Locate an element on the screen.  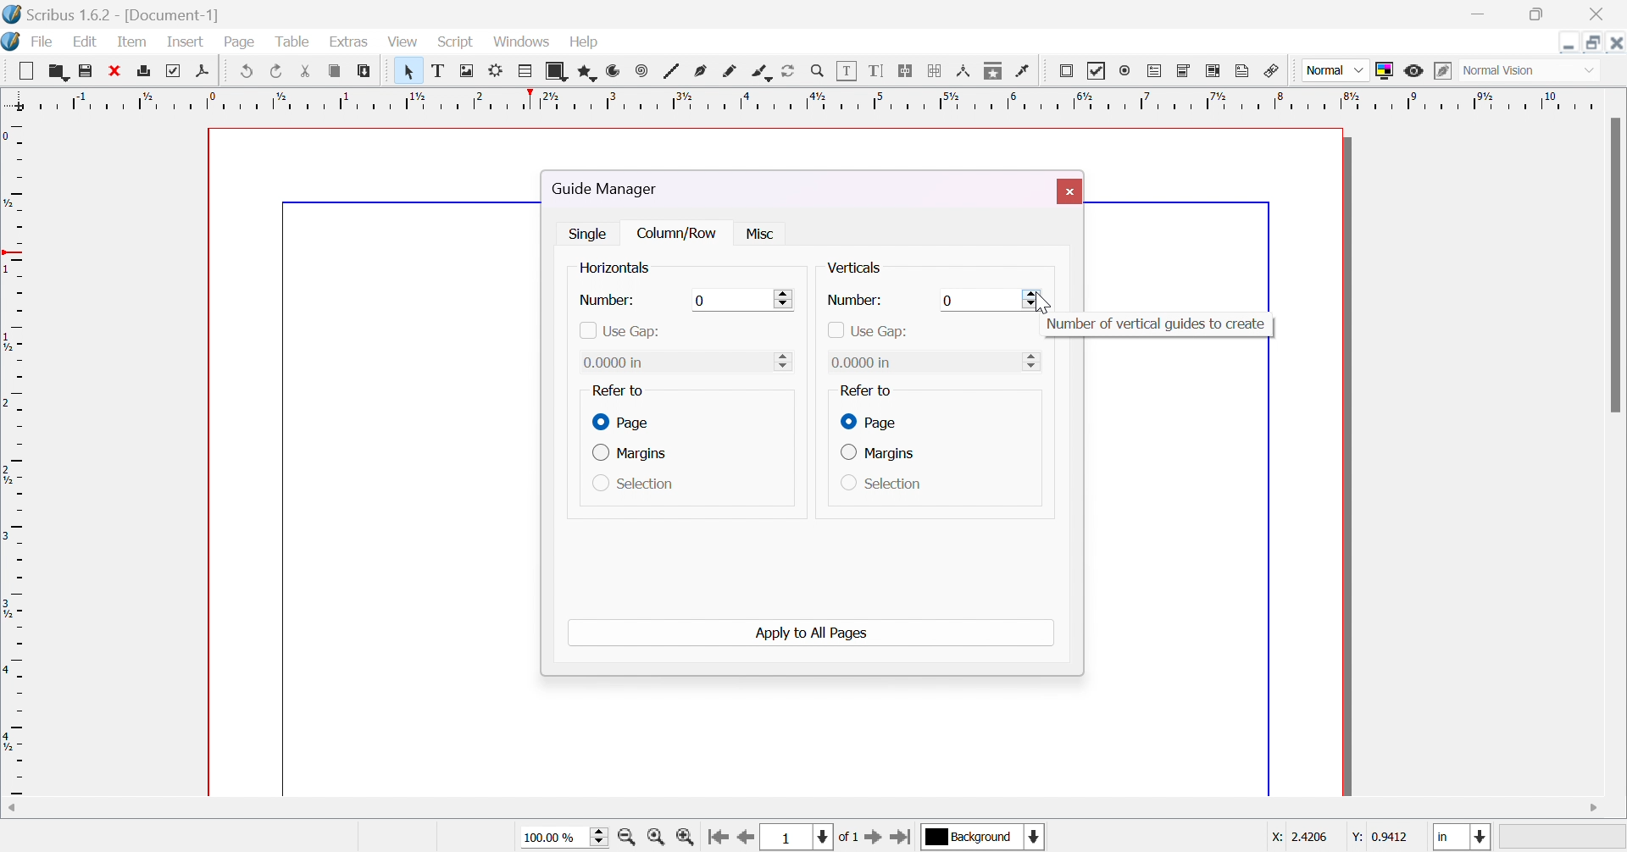
file is located at coordinates (44, 42).